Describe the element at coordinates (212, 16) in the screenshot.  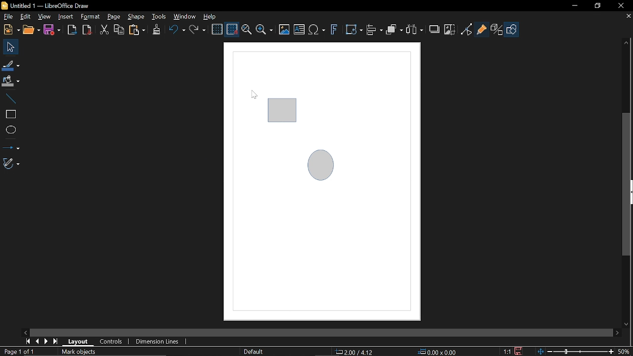
I see `Help` at that location.